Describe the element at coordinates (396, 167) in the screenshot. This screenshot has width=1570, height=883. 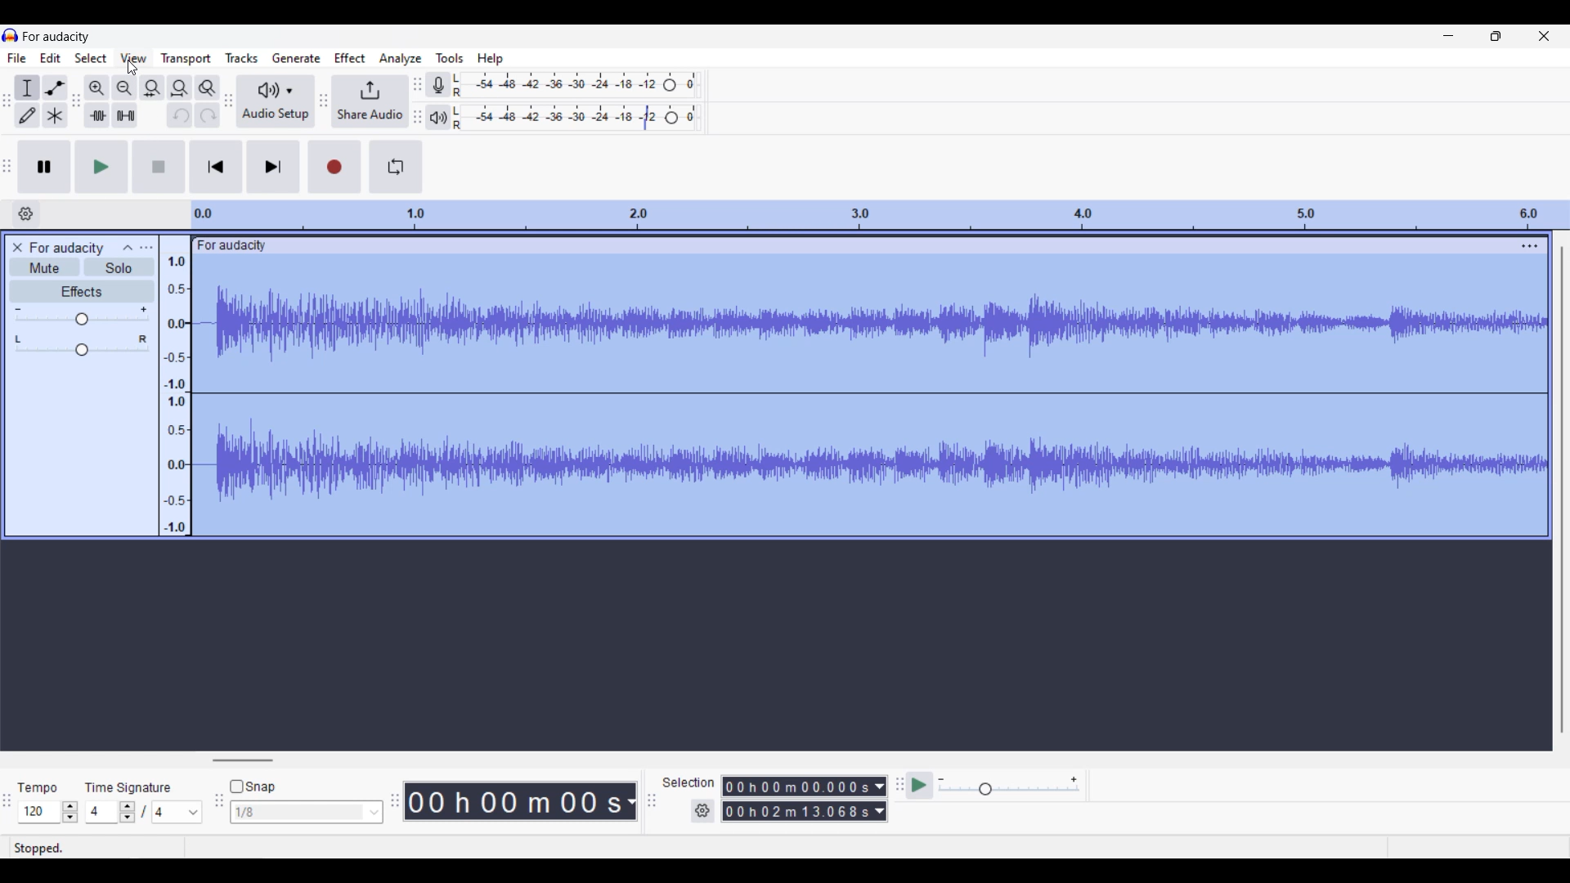
I see `Enable looping` at that location.